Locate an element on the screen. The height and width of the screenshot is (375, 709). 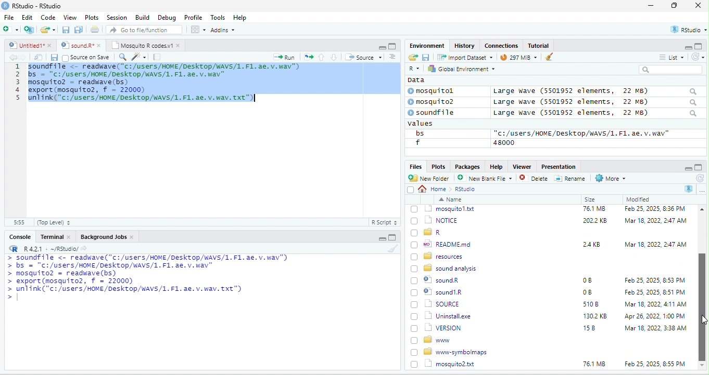
minimize is located at coordinates (687, 168).